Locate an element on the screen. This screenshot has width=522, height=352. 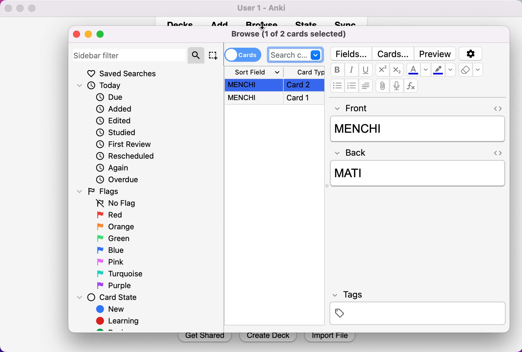
pink is located at coordinates (111, 262).